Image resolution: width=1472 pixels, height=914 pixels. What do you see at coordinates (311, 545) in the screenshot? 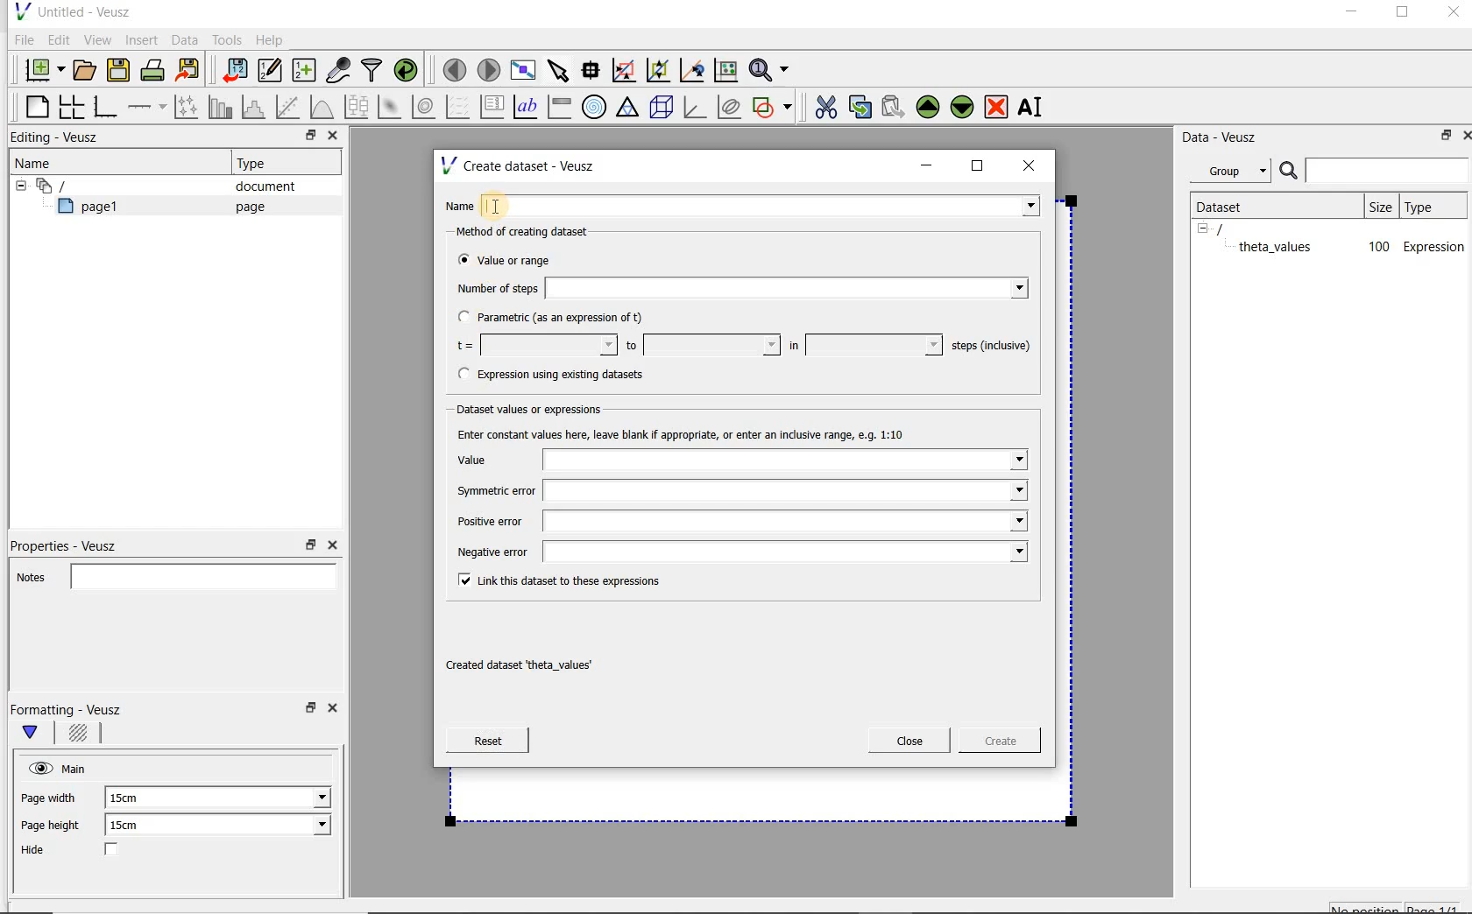
I see `restore down` at bounding box center [311, 545].